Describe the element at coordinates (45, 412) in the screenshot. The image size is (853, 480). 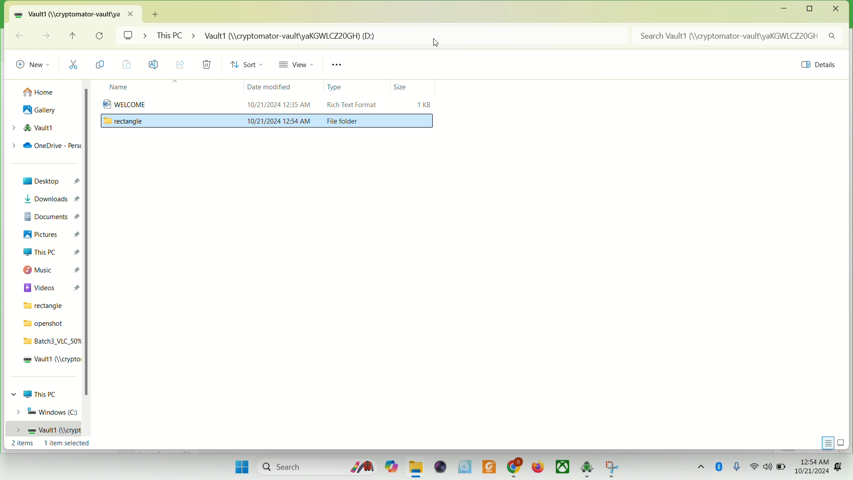
I see `Windows (C)` at that location.